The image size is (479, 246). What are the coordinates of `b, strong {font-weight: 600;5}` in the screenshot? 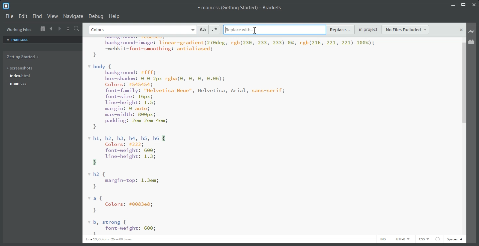 It's located at (122, 227).